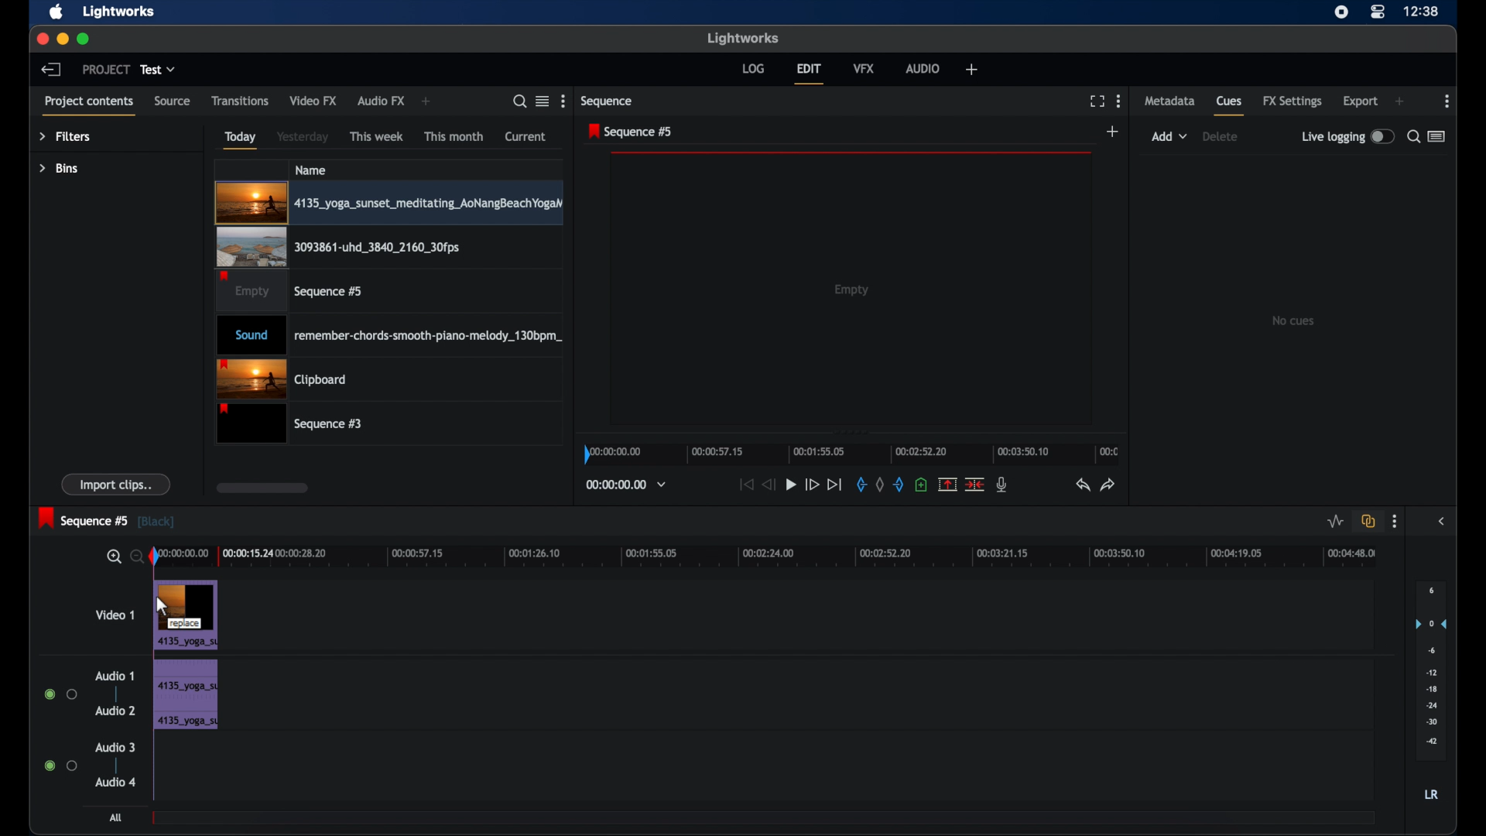 The width and height of the screenshot is (1486, 836). Describe the element at coordinates (64, 137) in the screenshot. I see `filters` at that location.